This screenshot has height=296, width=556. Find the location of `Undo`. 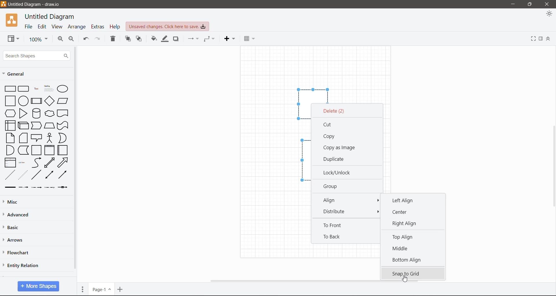

Undo is located at coordinates (86, 39).